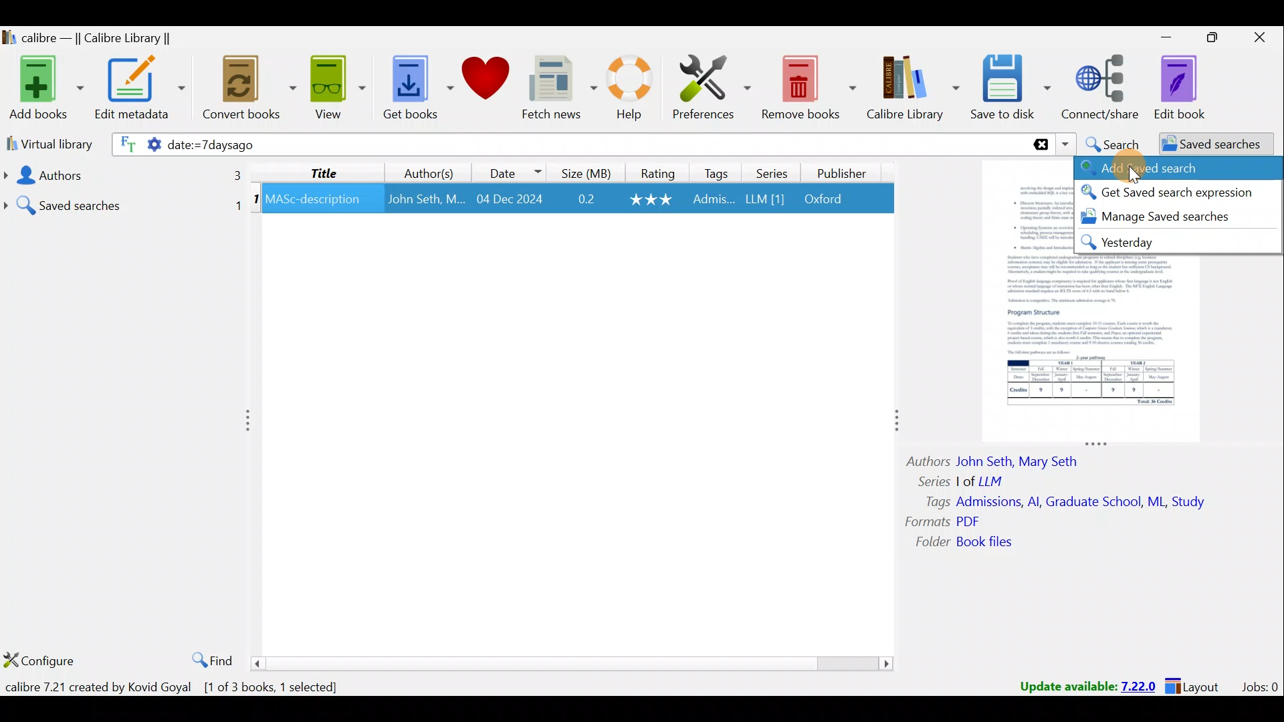 This screenshot has height=722, width=1284. I want to click on Search, so click(1111, 142).